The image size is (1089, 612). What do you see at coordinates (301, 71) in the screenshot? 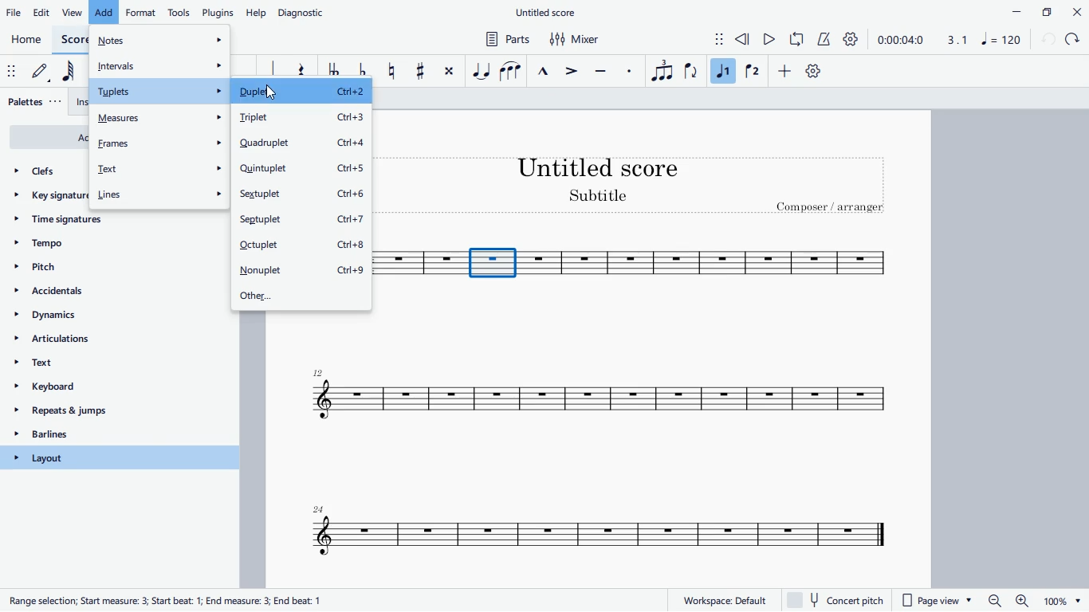
I see `rest` at bounding box center [301, 71].